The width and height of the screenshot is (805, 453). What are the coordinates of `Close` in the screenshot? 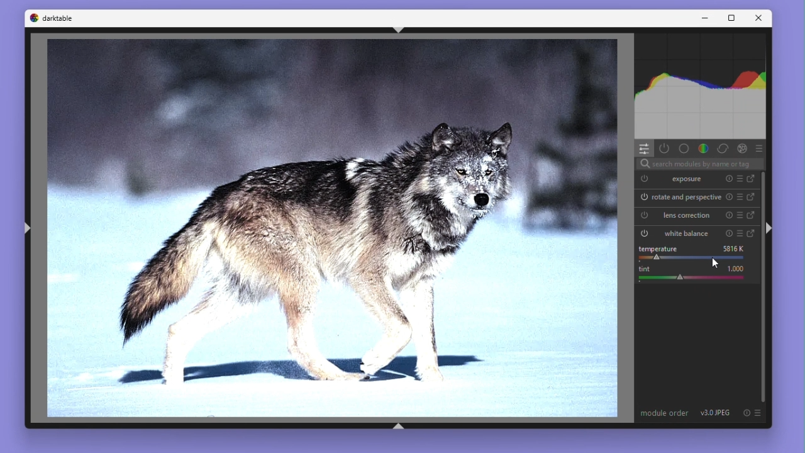 It's located at (762, 18).